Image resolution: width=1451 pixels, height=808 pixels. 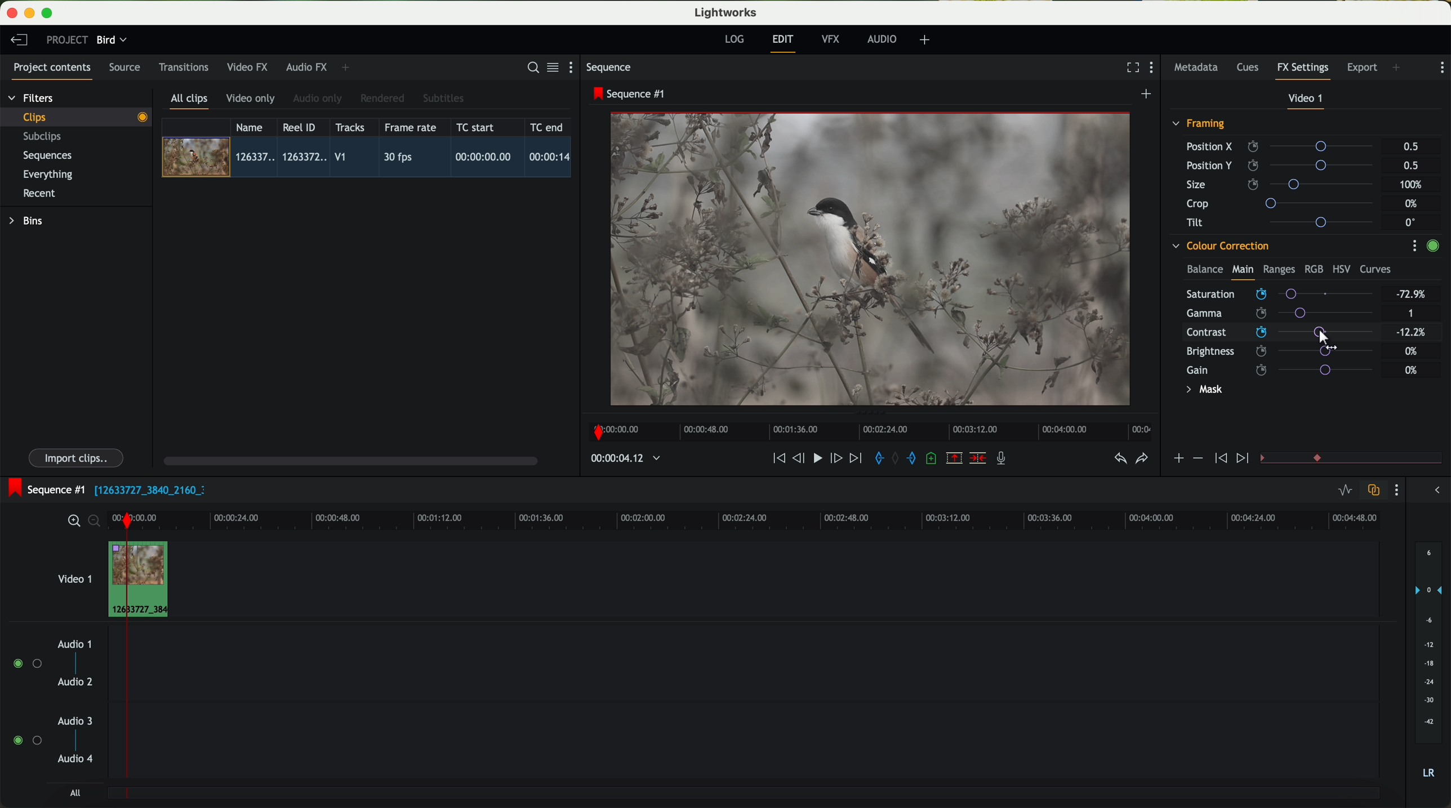 What do you see at coordinates (95, 523) in the screenshot?
I see `zoom out` at bounding box center [95, 523].